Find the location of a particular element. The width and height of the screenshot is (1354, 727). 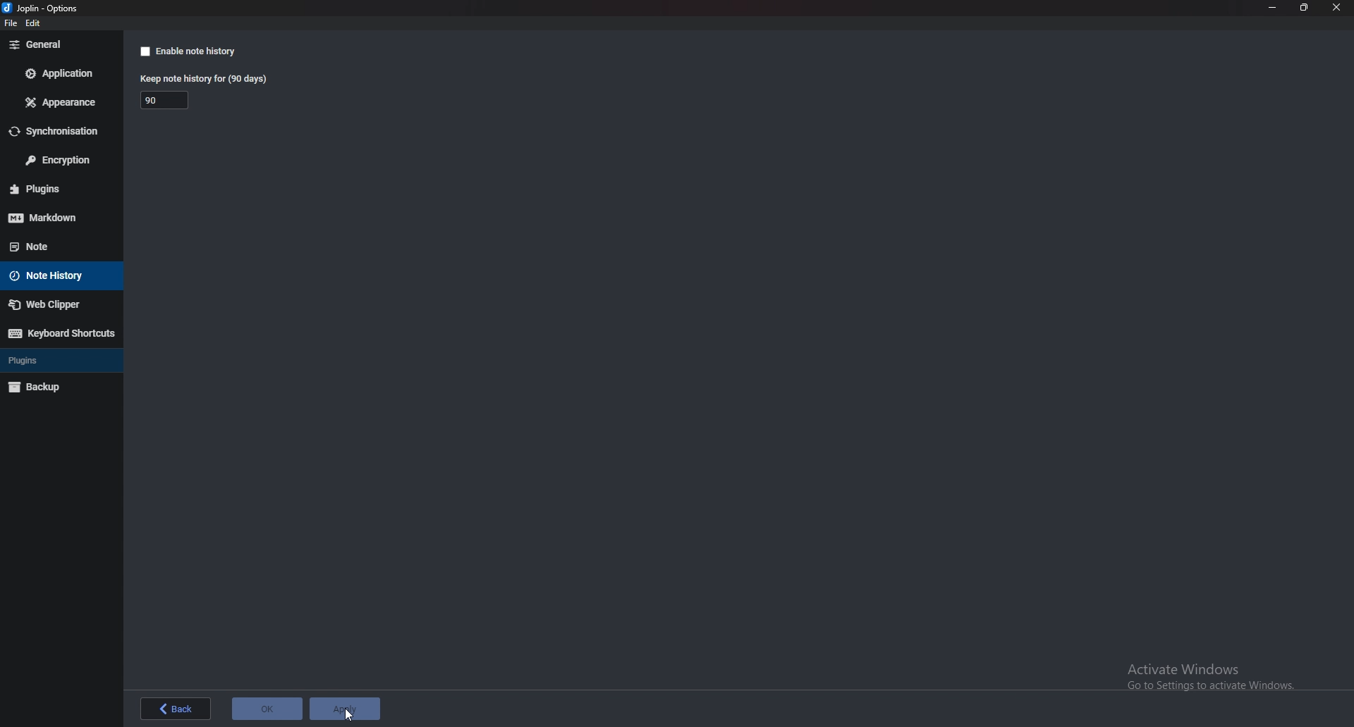

edit is located at coordinates (35, 23).